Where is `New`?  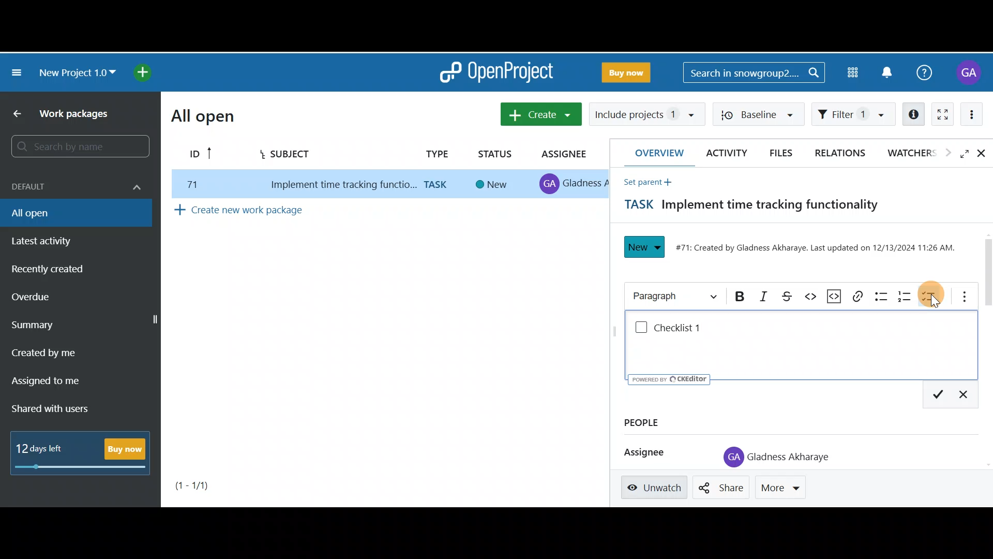 New is located at coordinates (645, 247).